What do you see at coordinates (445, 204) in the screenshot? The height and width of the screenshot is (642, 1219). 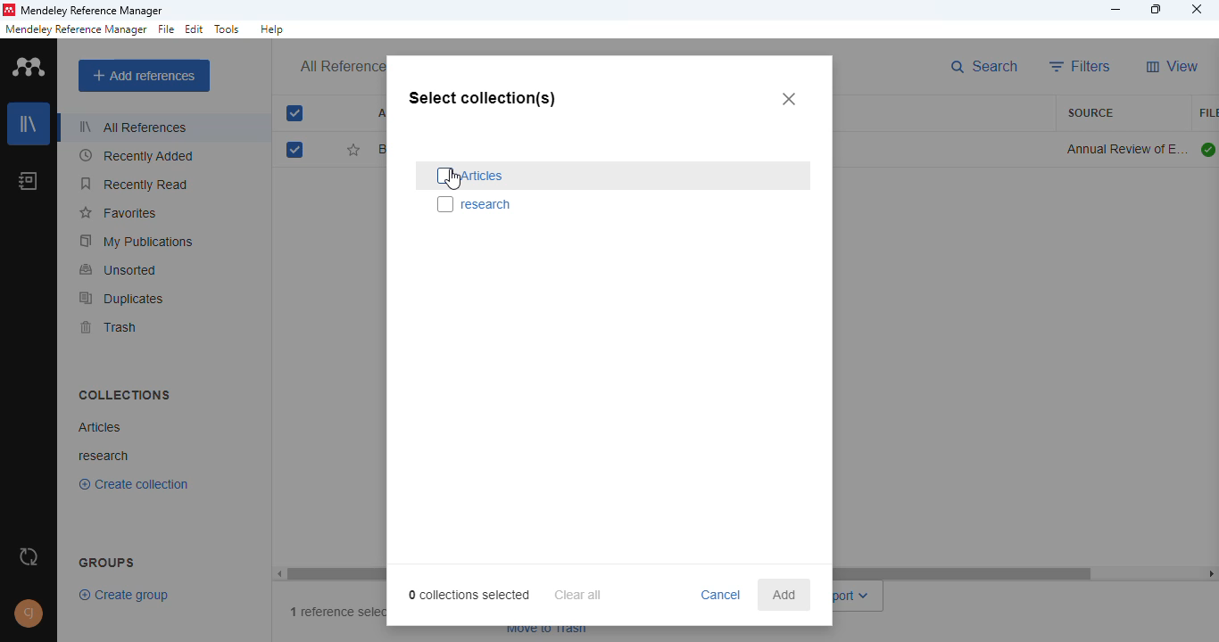 I see `select` at bounding box center [445, 204].